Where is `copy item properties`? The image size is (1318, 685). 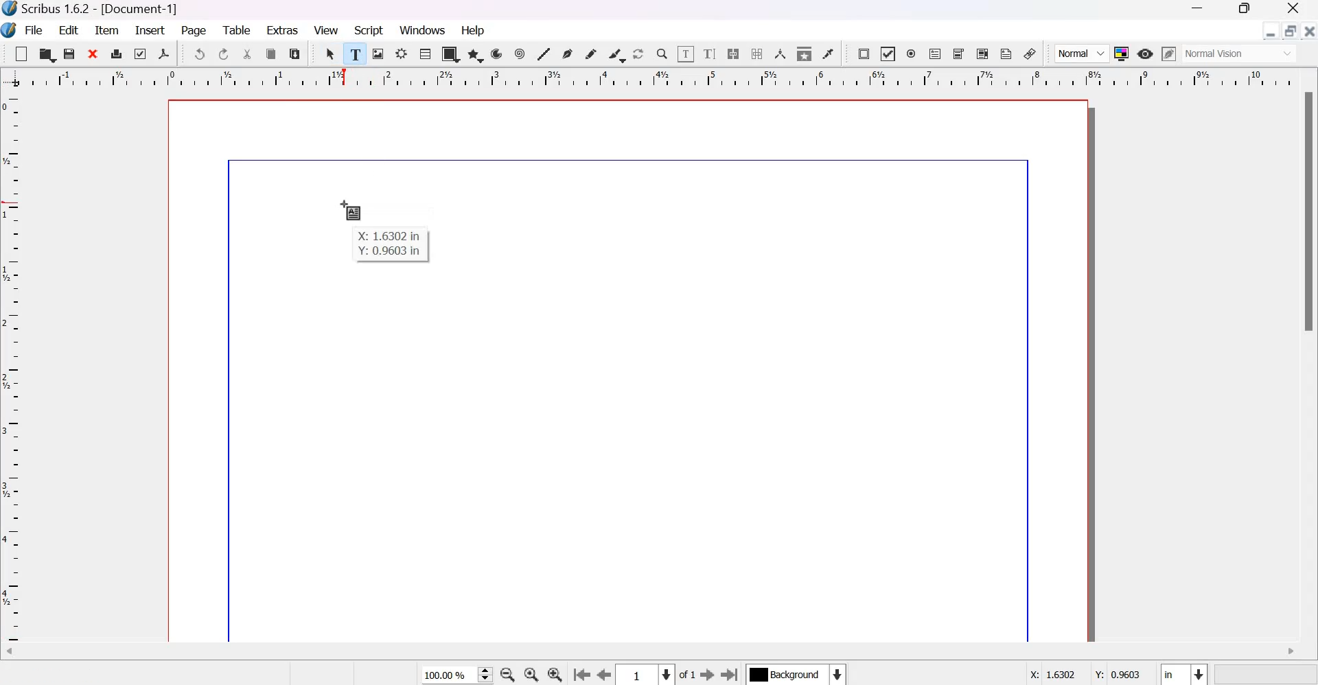
copy item properties is located at coordinates (805, 53).